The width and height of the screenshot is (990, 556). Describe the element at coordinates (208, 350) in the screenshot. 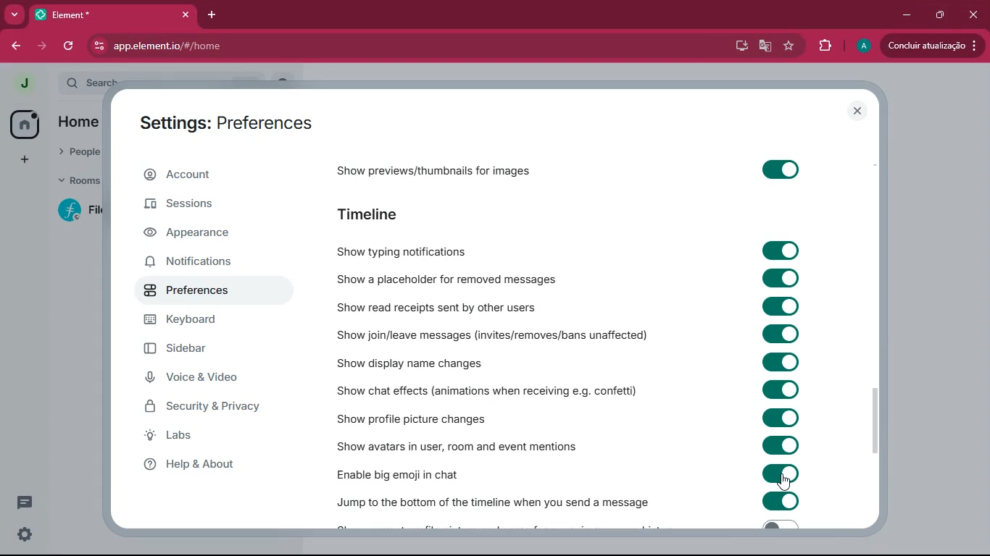

I see `sidebar` at that location.